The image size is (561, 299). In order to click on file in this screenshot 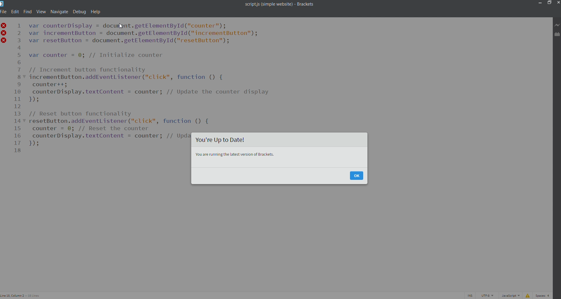, I will do `click(4, 11)`.